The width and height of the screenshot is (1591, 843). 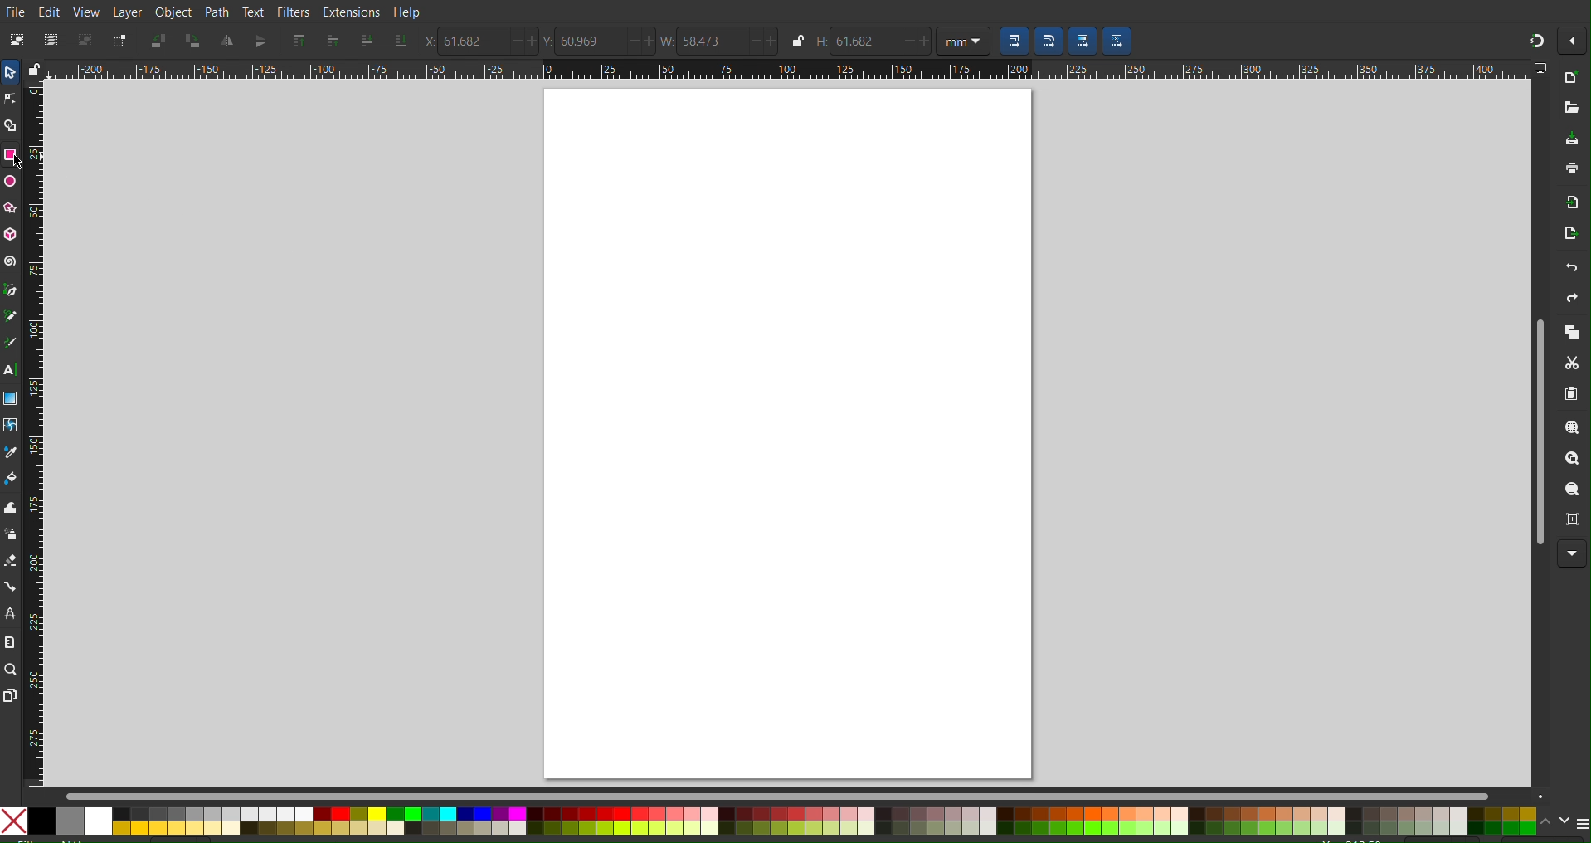 What do you see at coordinates (14, 10) in the screenshot?
I see `File` at bounding box center [14, 10].